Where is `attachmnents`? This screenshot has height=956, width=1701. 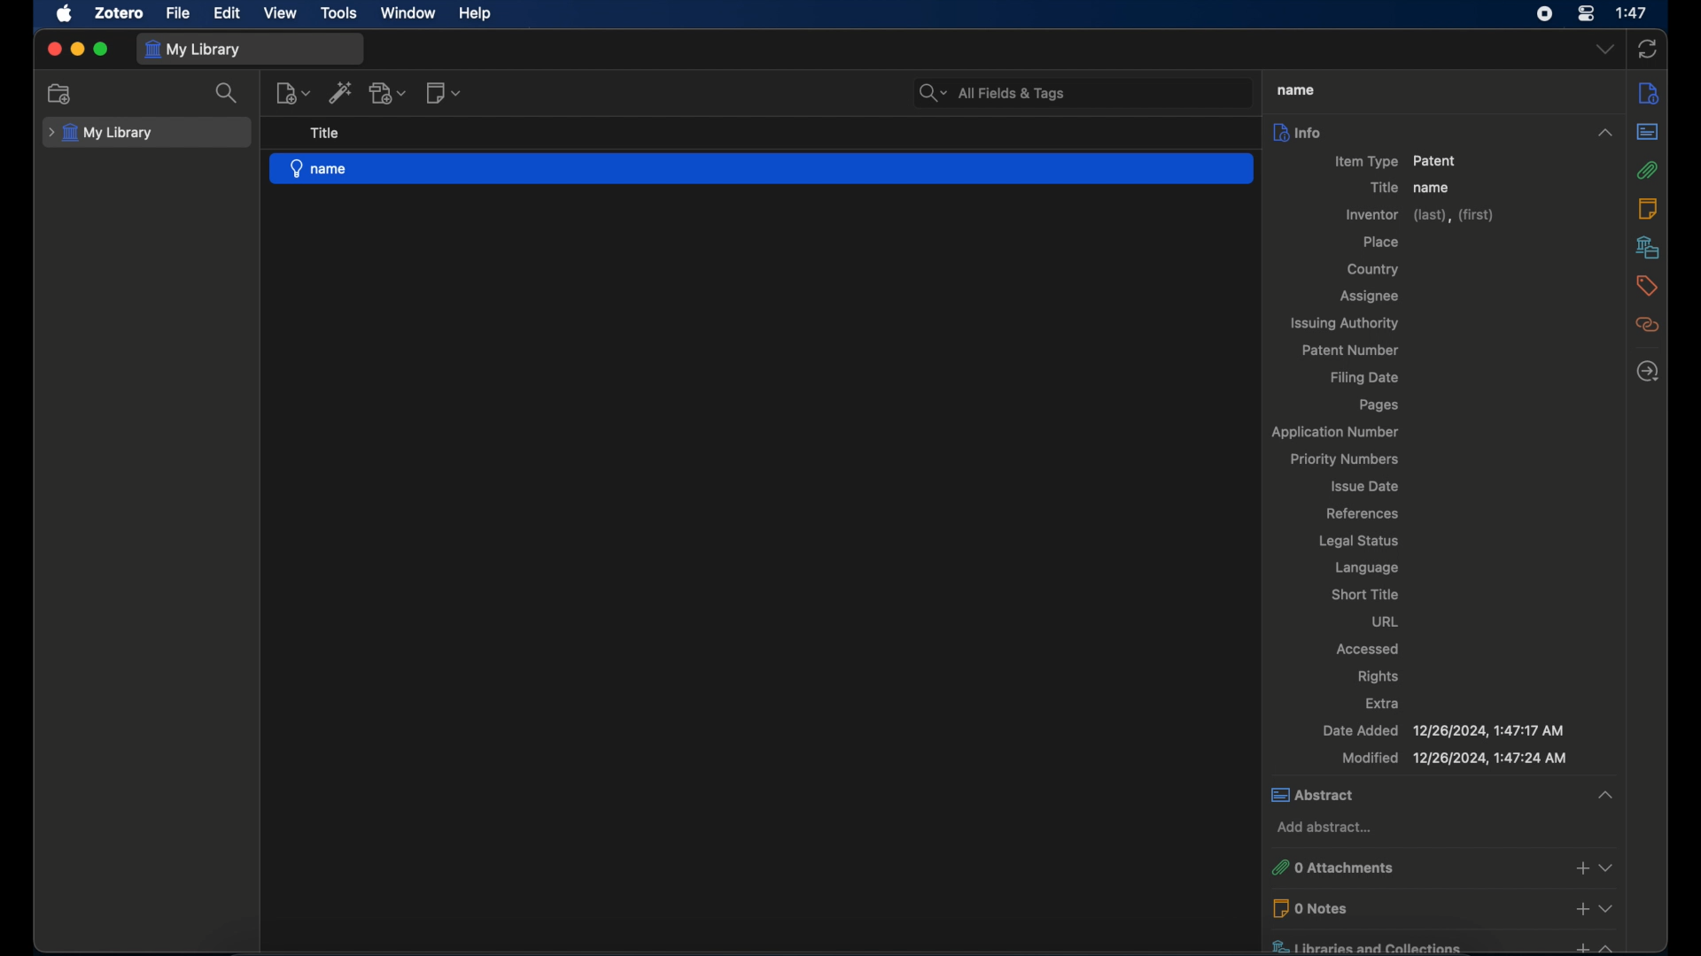
attachmnents is located at coordinates (1647, 171).